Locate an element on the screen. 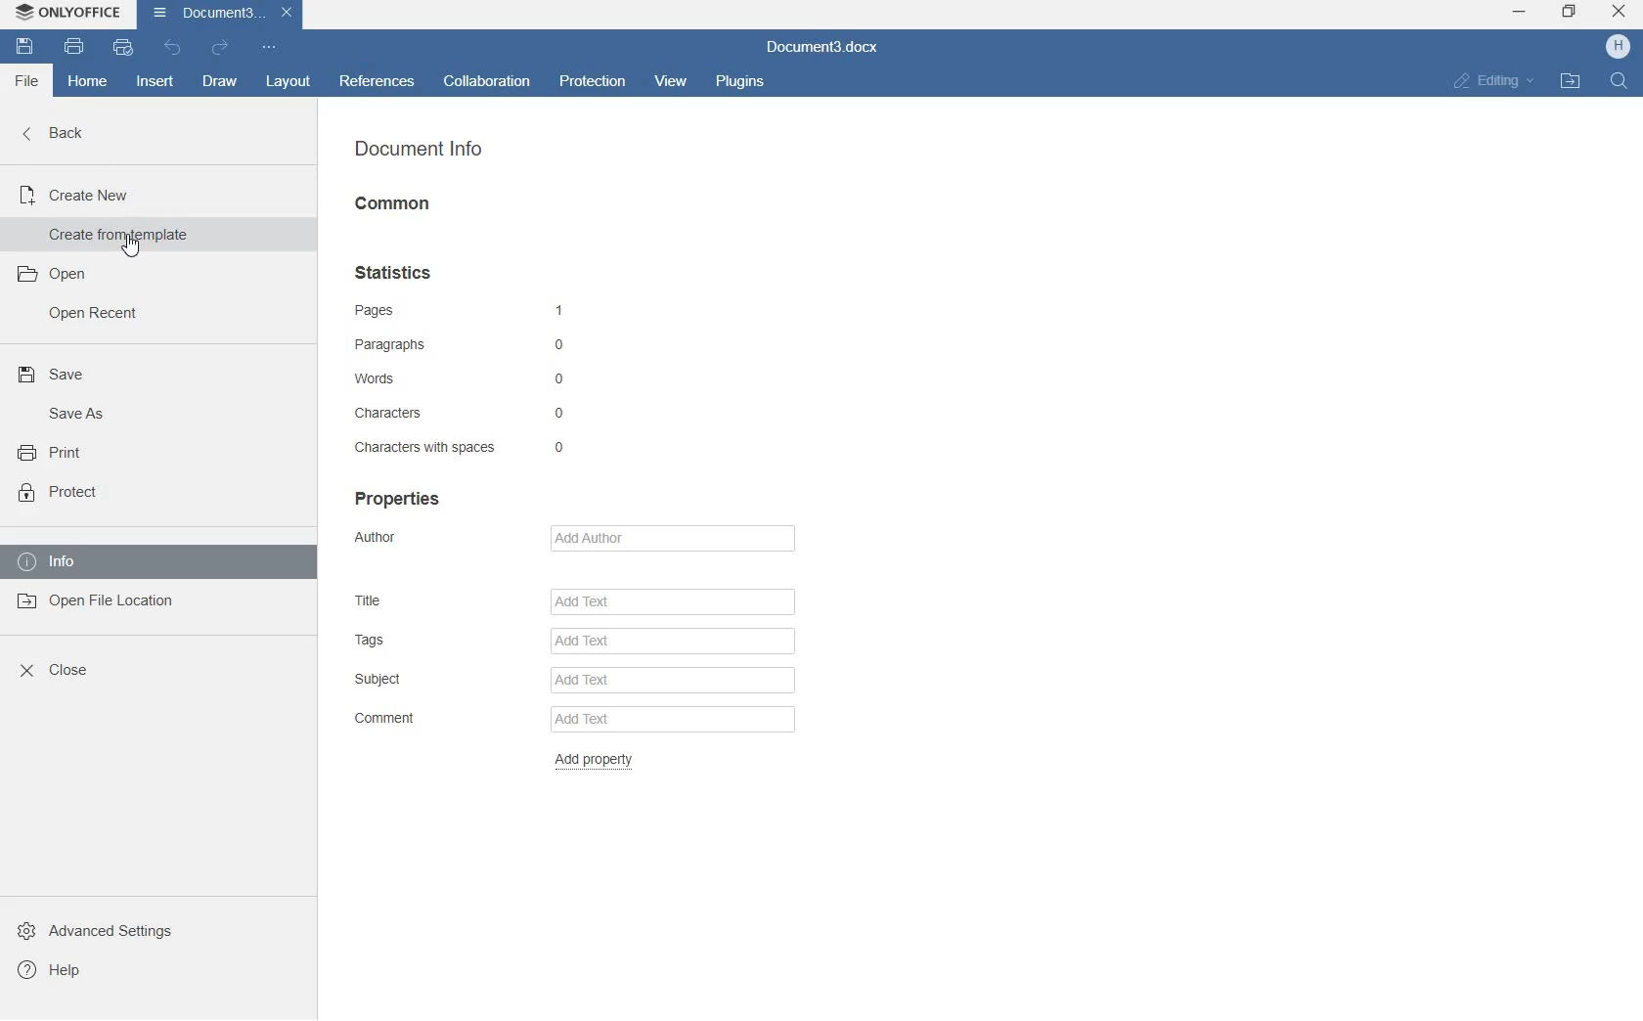 This screenshot has width=1643, height=1021. protect is located at coordinates (57, 495).